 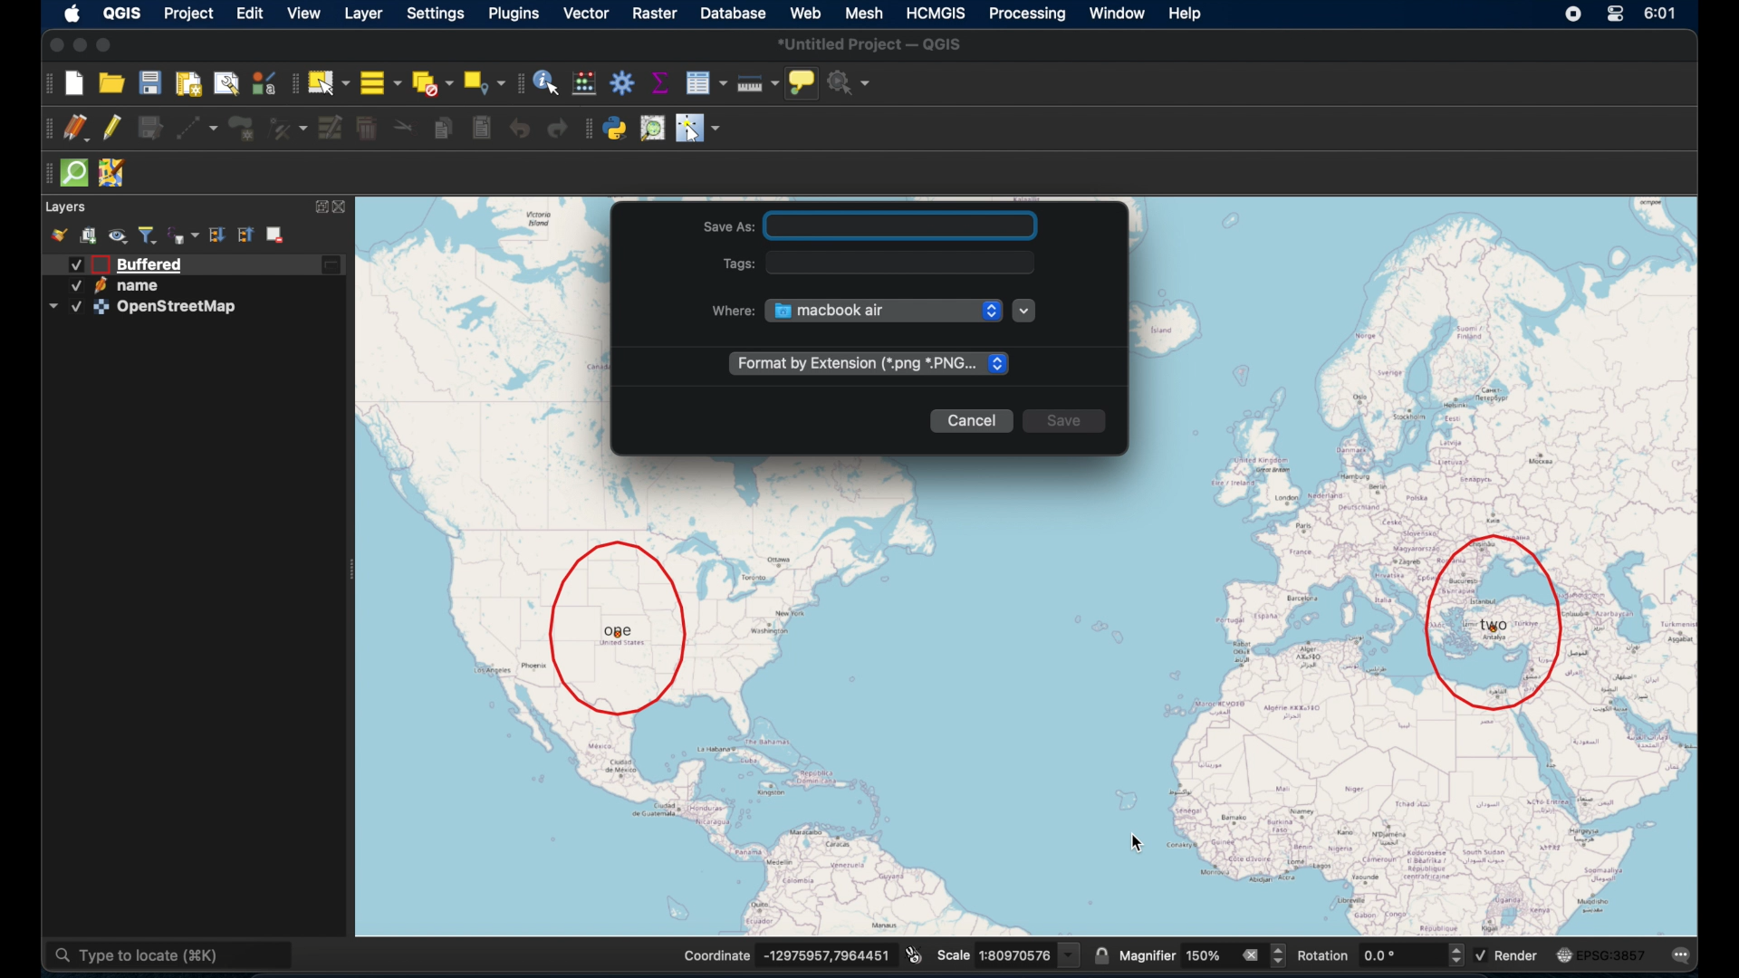 I want to click on mesh, so click(x=866, y=12).